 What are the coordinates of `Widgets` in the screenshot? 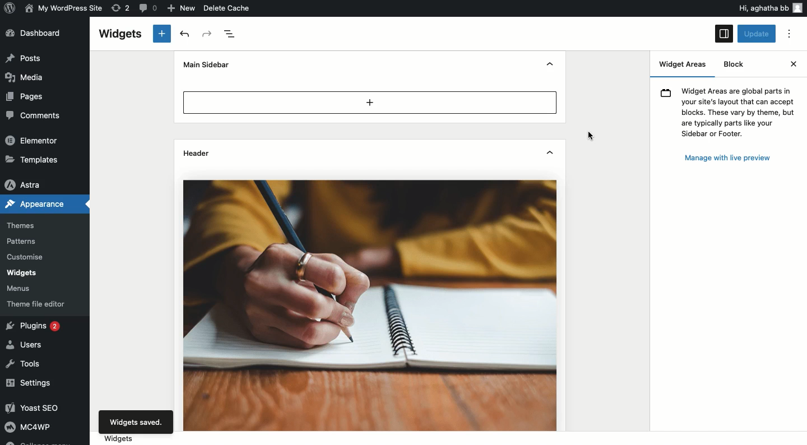 It's located at (118, 437).